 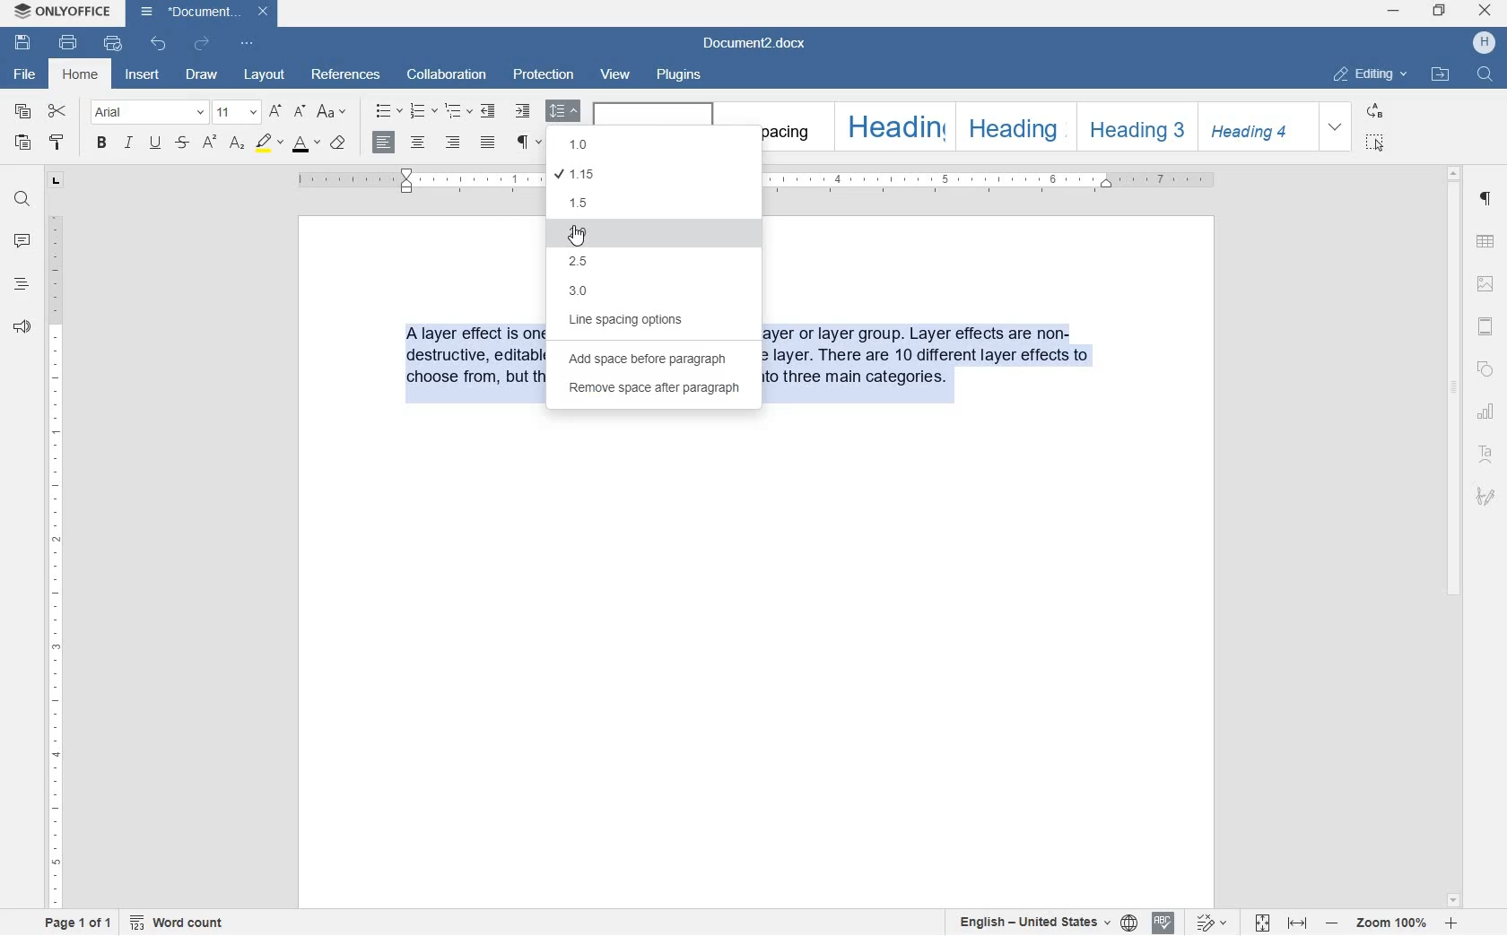 I want to click on copy style, so click(x=57, y=143).